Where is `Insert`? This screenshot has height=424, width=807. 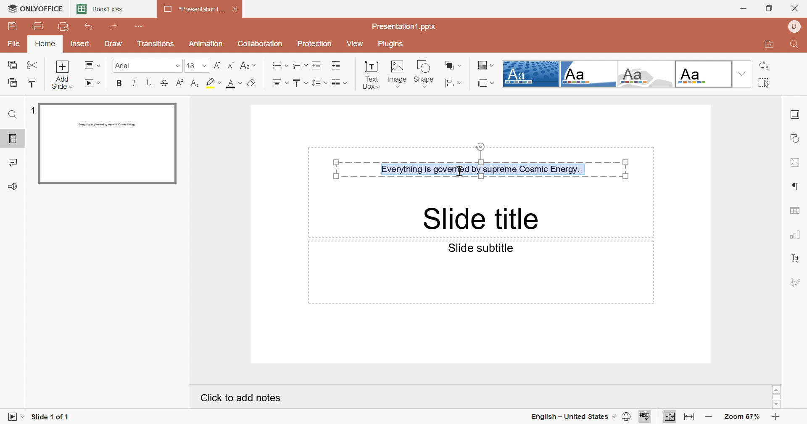 Insert is located at coordinates (79, 43).